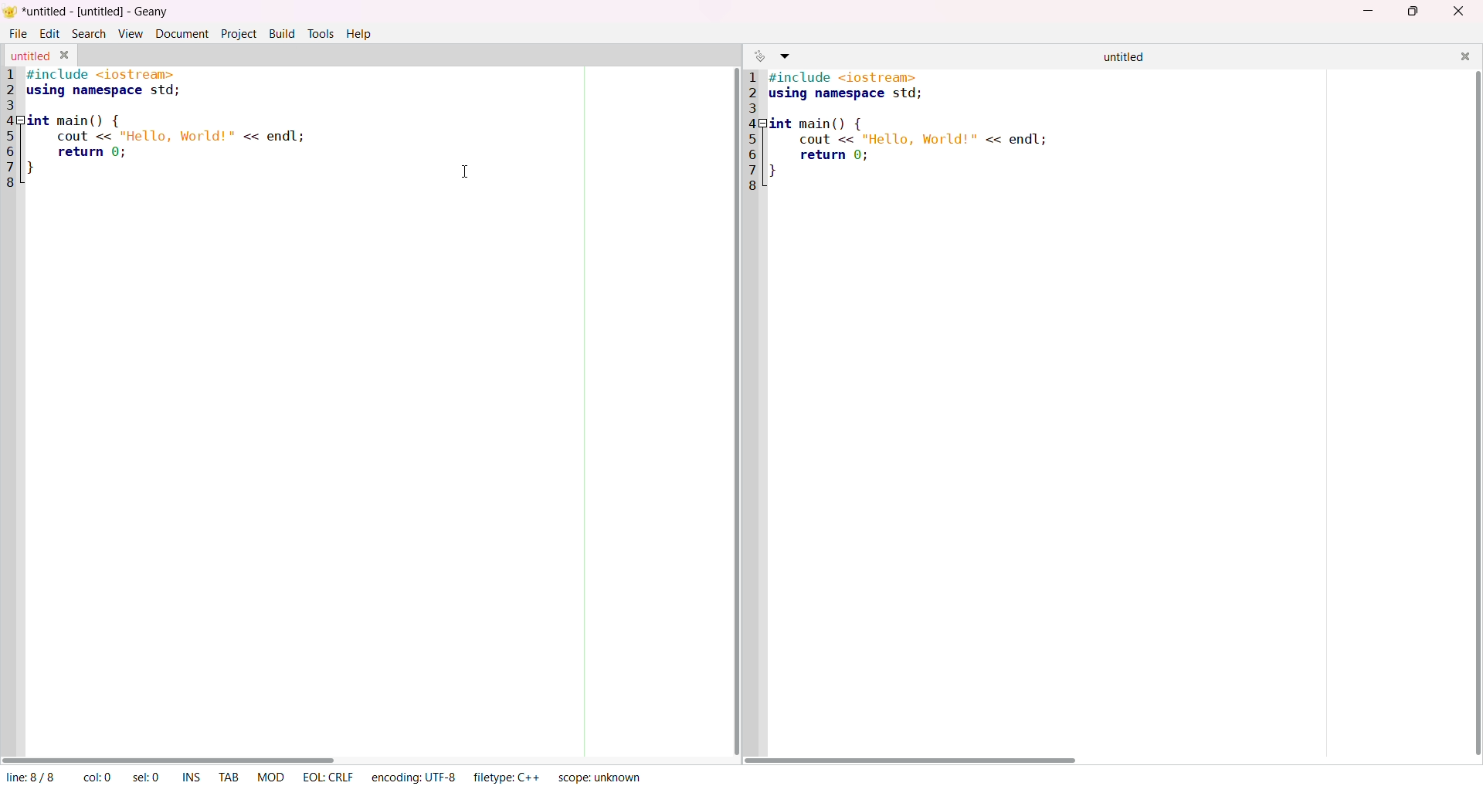 The image size is (1483, 786). Describe the element at coordinates (29, 56) in the screenshot. I see `untitled` at that location.